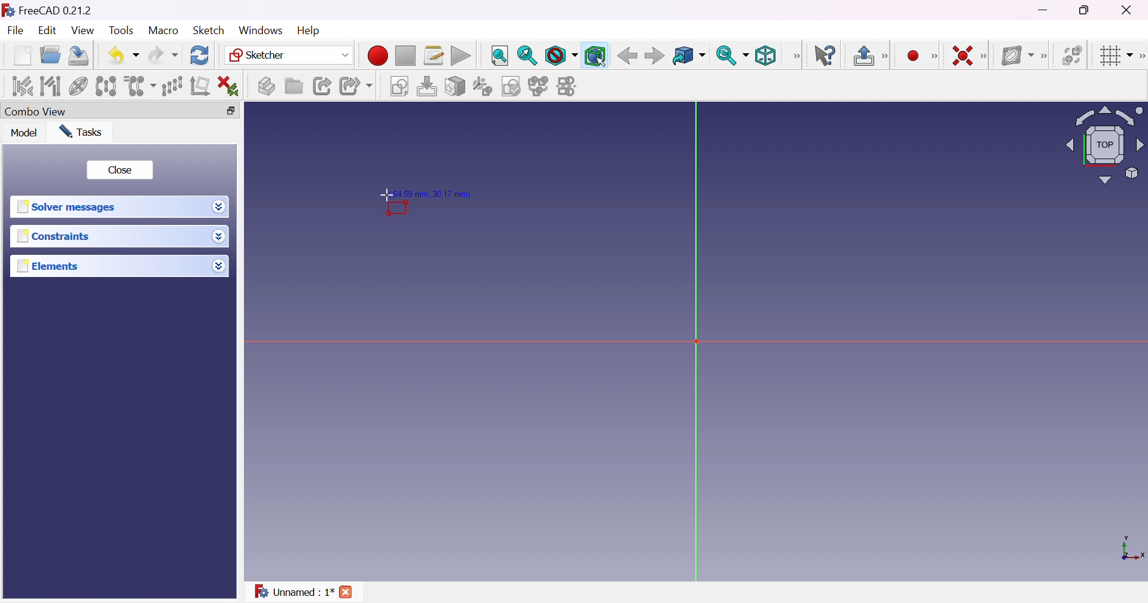  What do you see at coordinates (310, 31) in the screenshot?
I see `Help` at bounding box center [310, 31].